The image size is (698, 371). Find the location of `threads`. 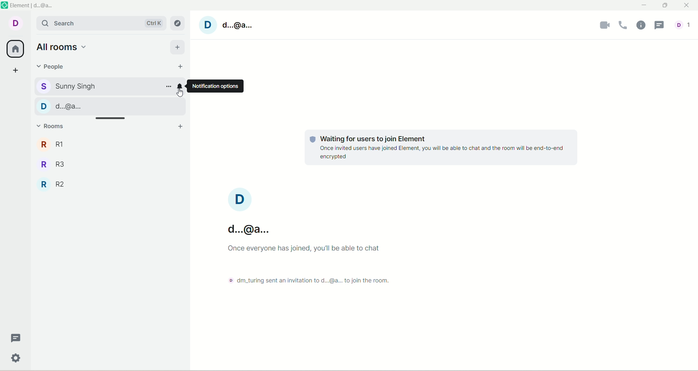

threads is located at coordinates (17, 337).